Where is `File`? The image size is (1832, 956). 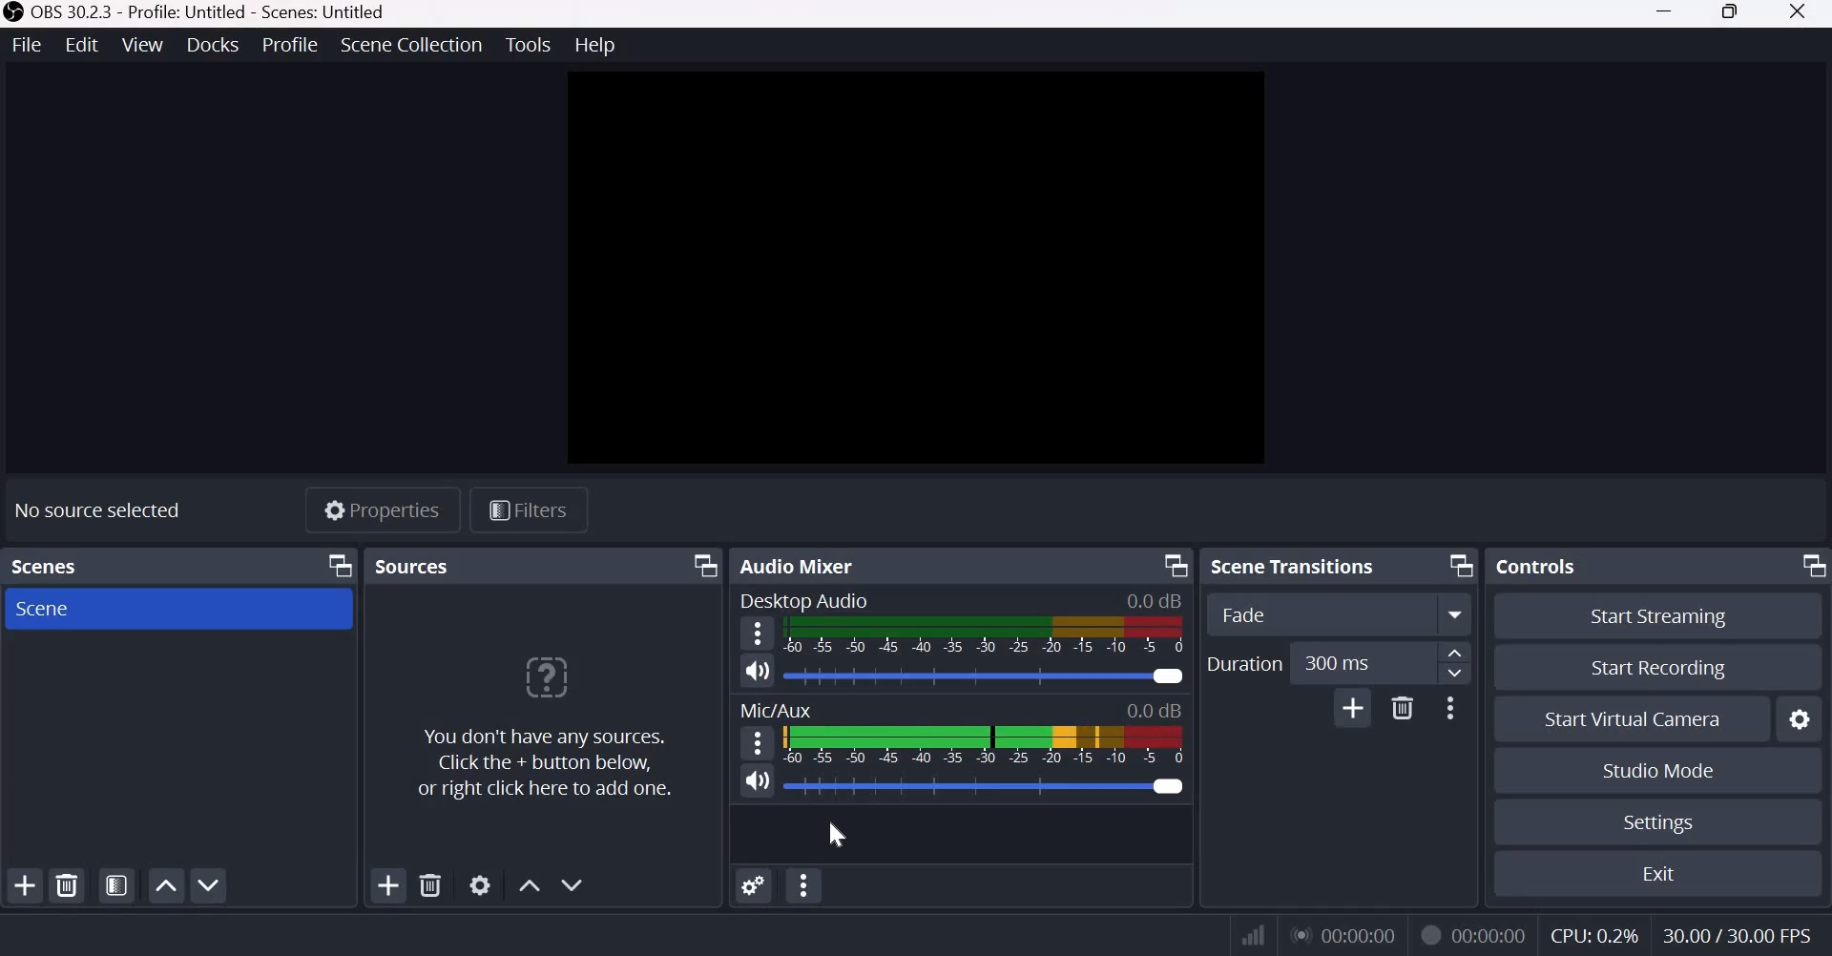
File is located at coordinates (27, 45).